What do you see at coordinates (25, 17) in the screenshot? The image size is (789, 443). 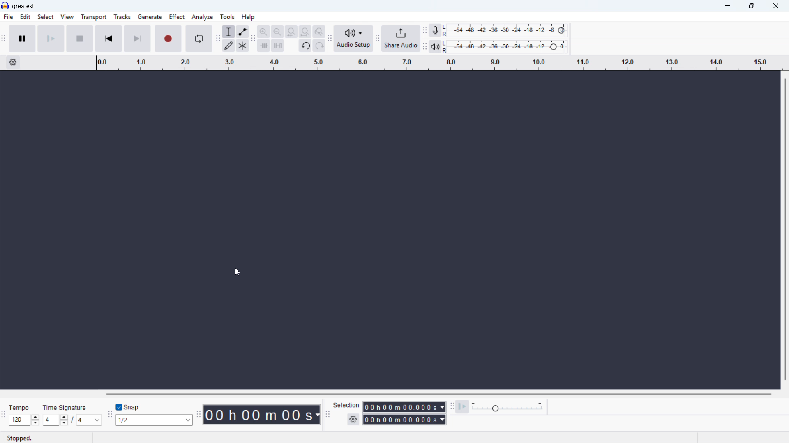 I see `Edit ` at bounding box center [25, 17].